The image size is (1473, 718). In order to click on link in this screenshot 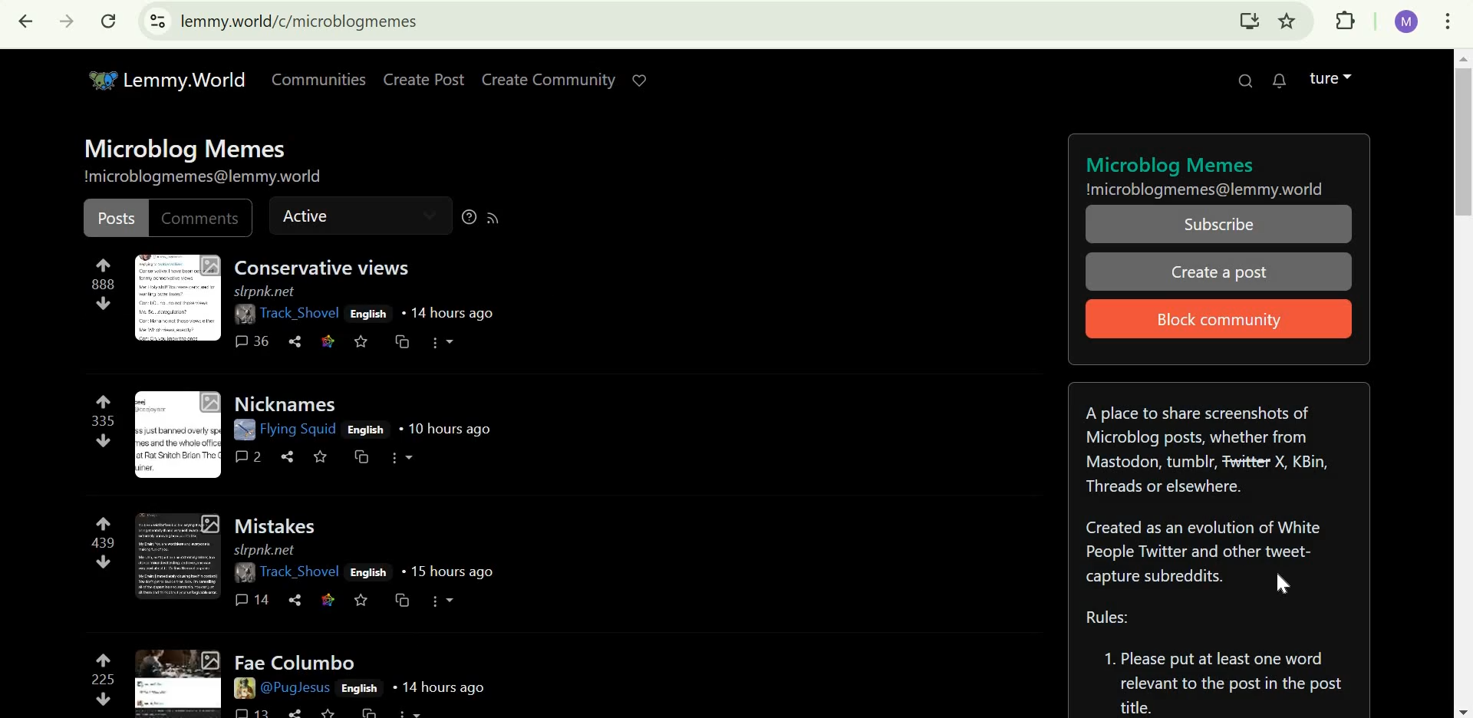, I will do `click(328, 601)`.